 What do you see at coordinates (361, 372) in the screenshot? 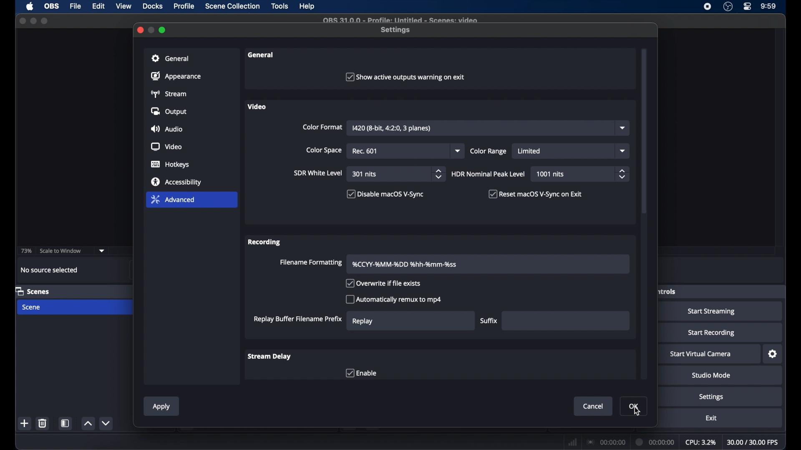
I see `checkbox` at bounding box center [361, 372].